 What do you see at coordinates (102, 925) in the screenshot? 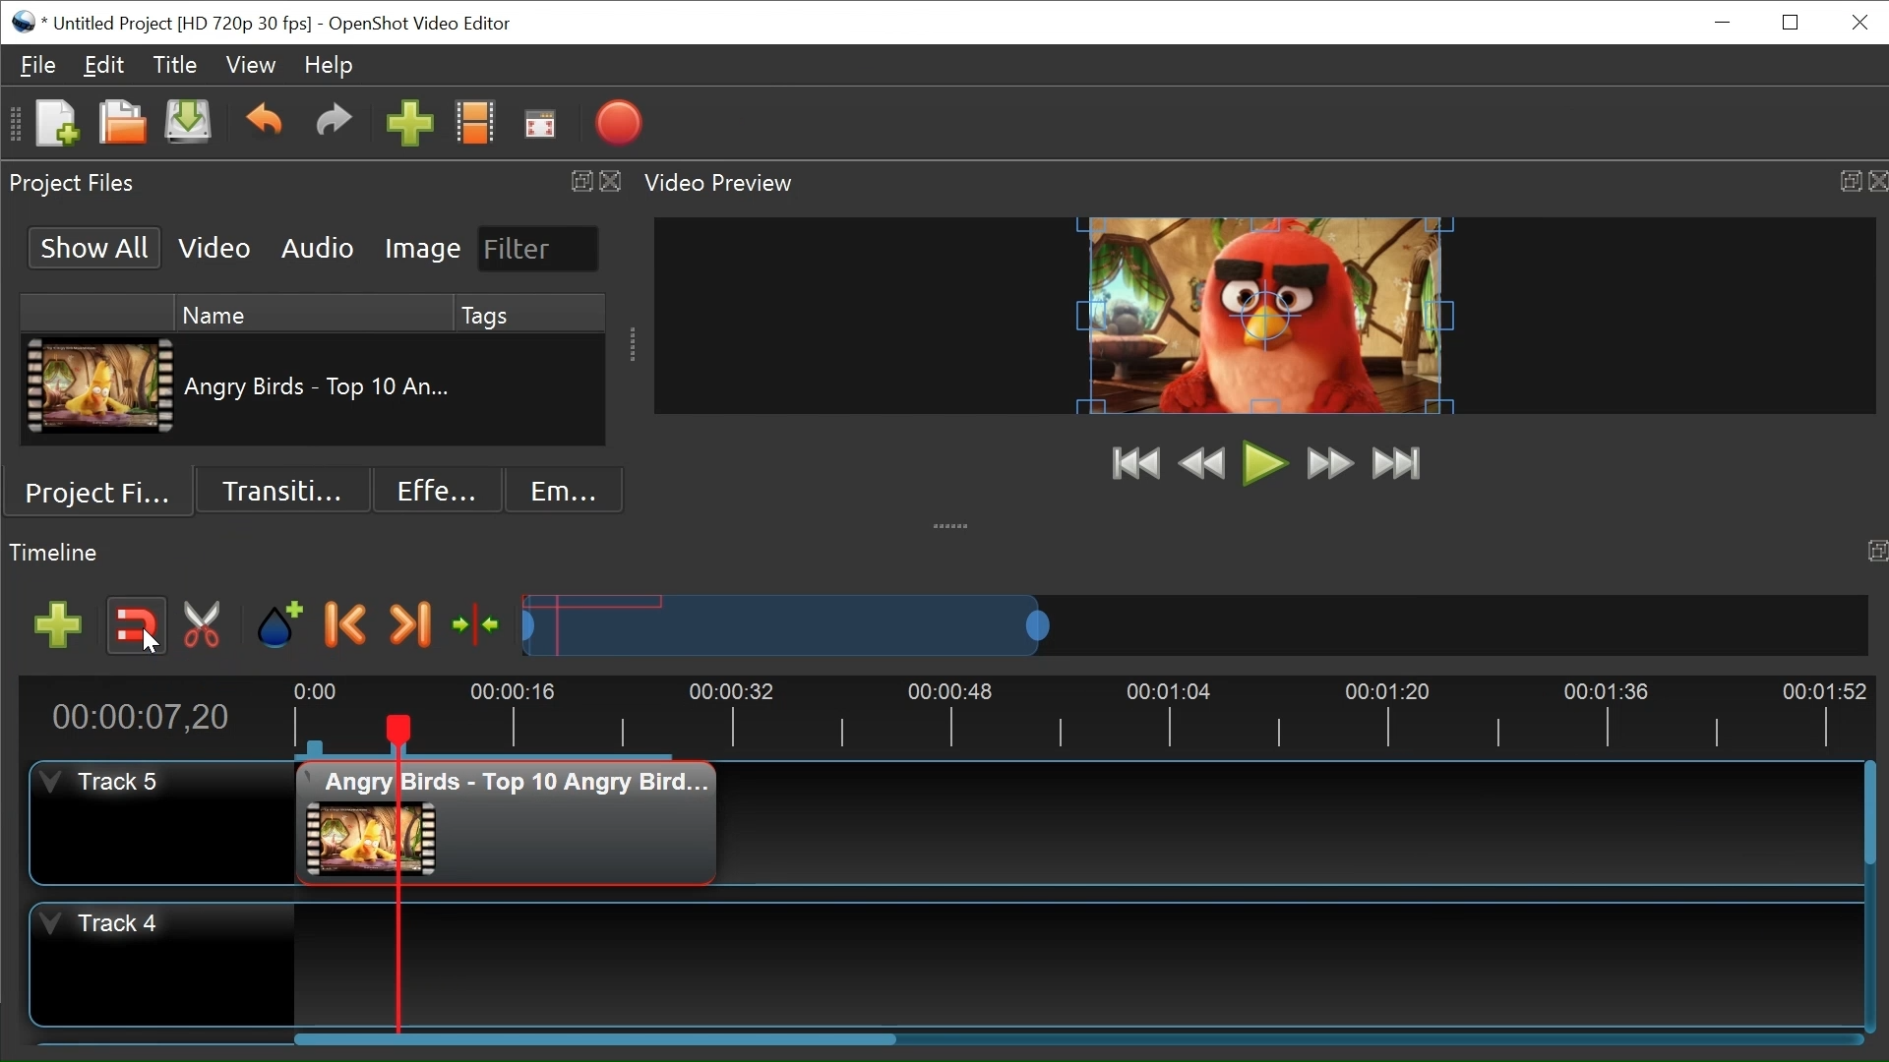
I see `Track Header` at bounding box center [102, 925].